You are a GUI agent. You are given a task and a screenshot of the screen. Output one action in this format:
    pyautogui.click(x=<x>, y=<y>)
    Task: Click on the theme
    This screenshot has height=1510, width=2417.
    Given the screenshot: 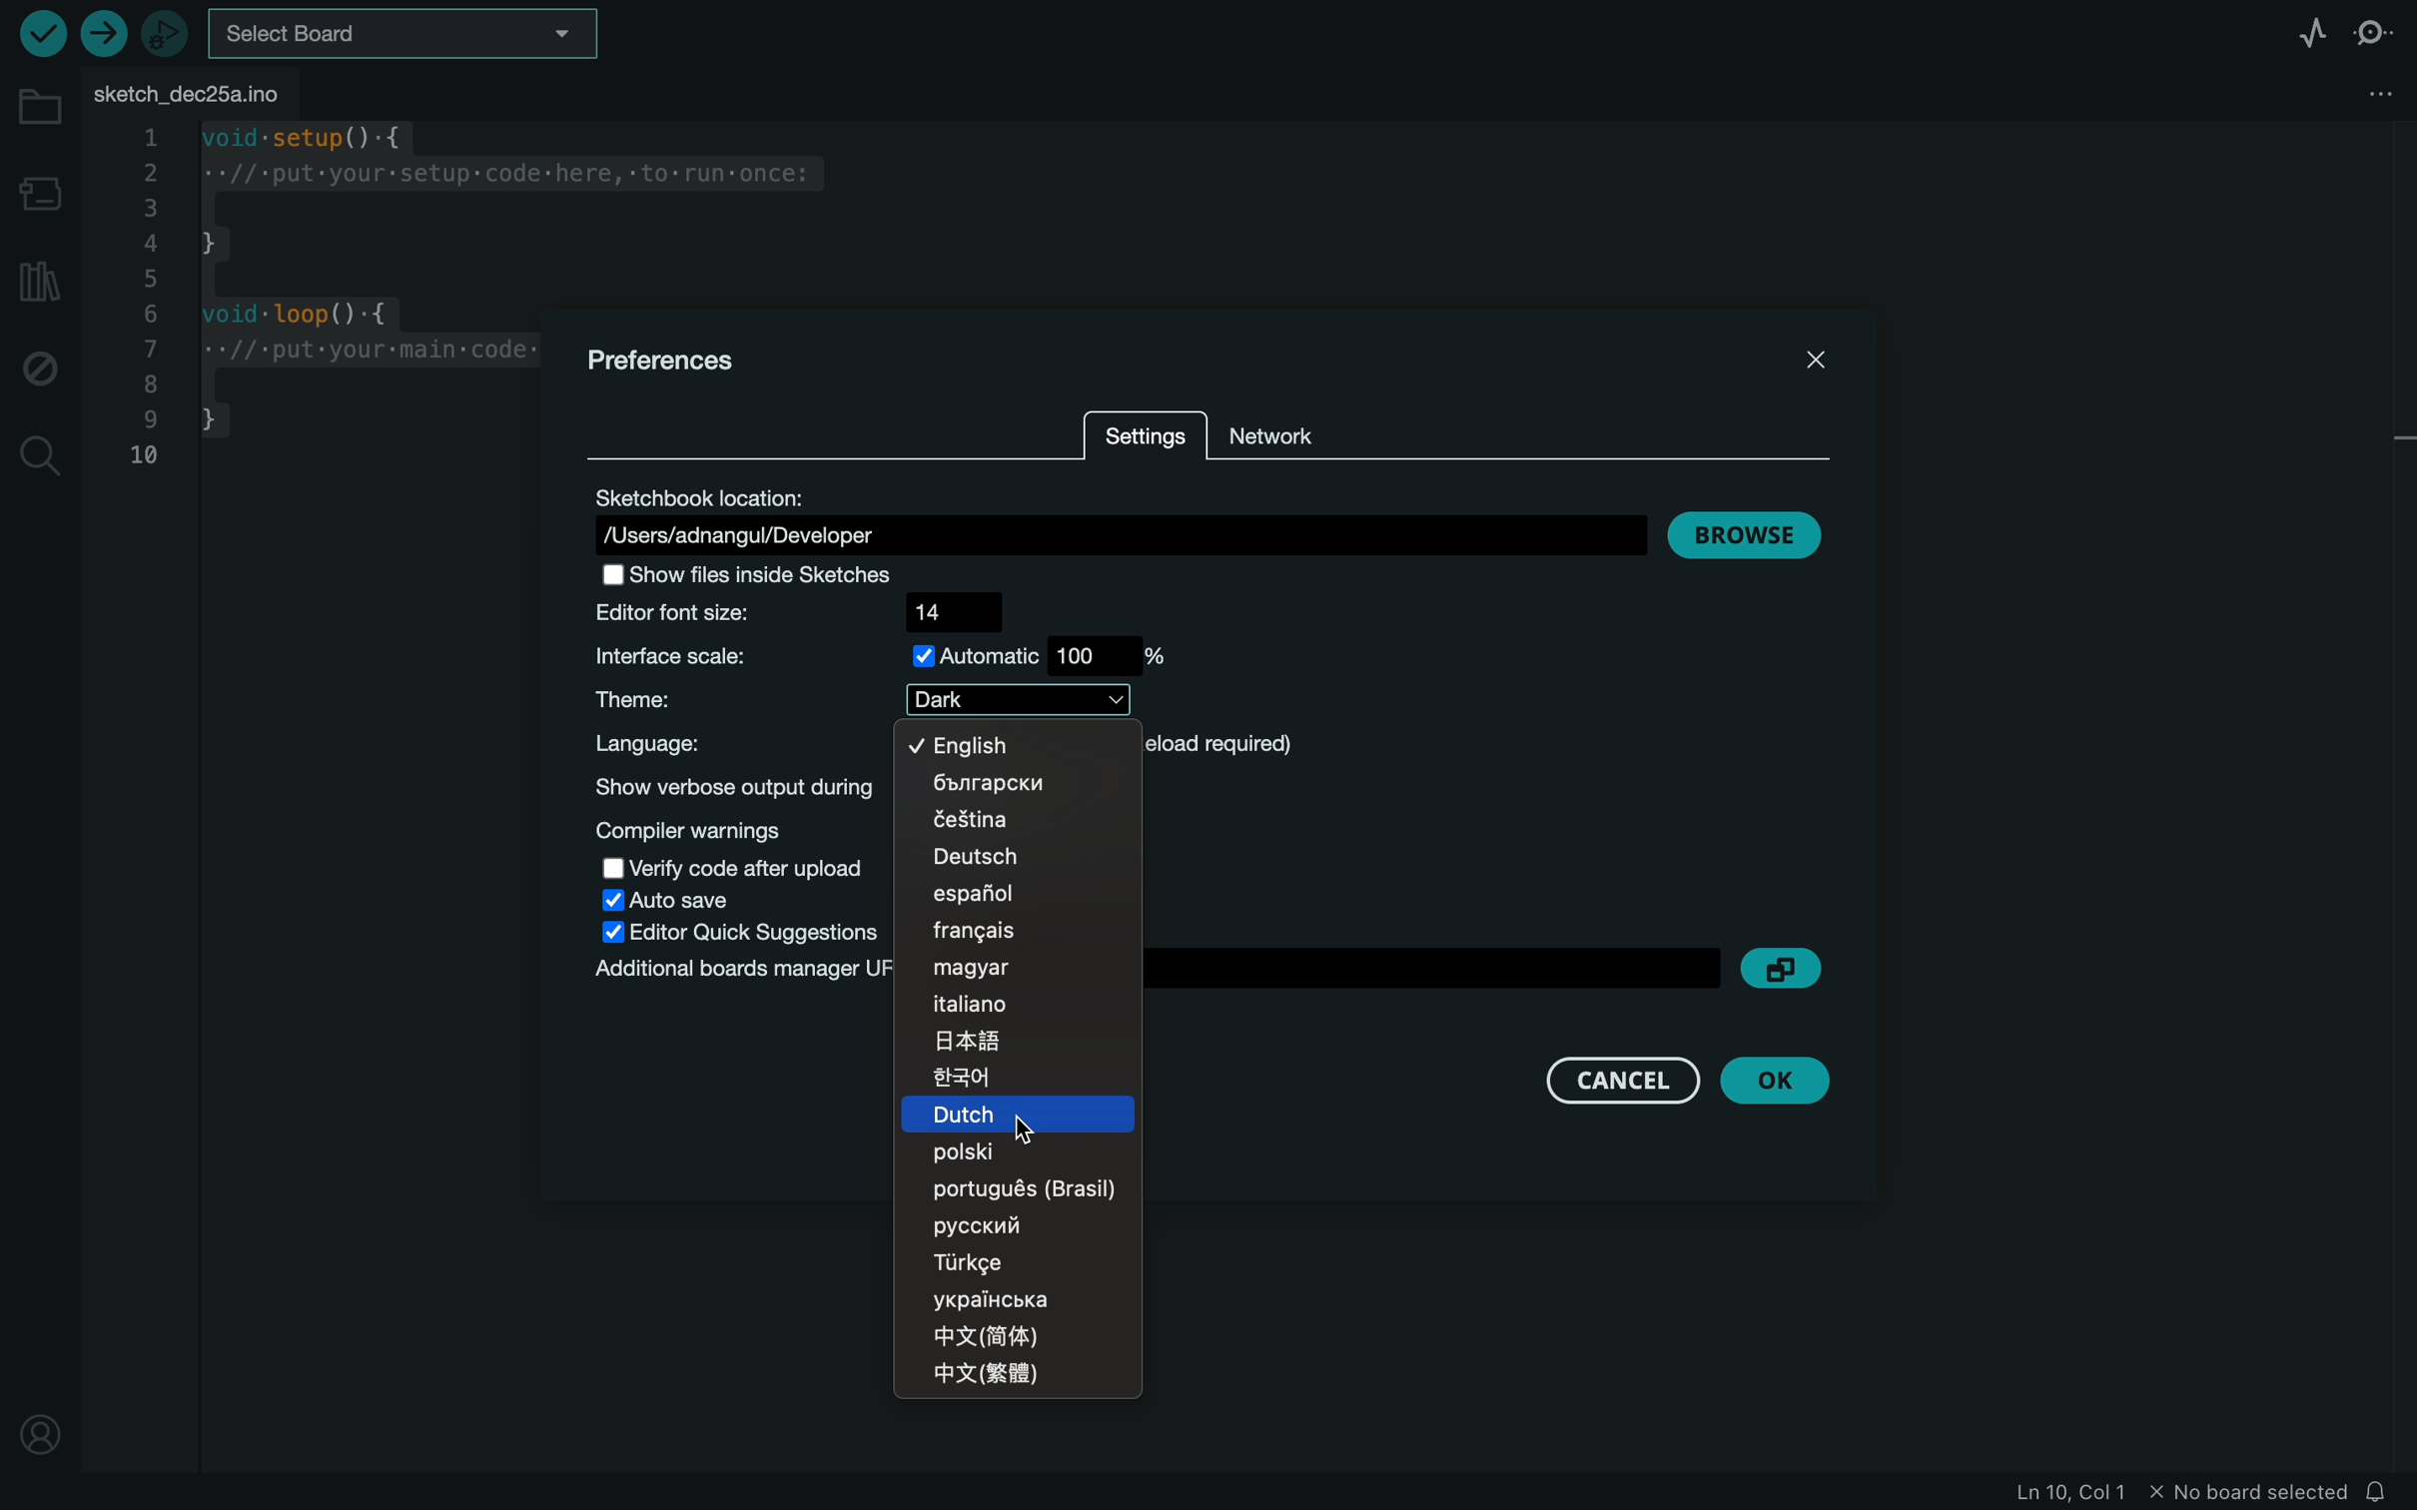 What is the action you would take?
    pyautogui.click(x=856, y=699)
    